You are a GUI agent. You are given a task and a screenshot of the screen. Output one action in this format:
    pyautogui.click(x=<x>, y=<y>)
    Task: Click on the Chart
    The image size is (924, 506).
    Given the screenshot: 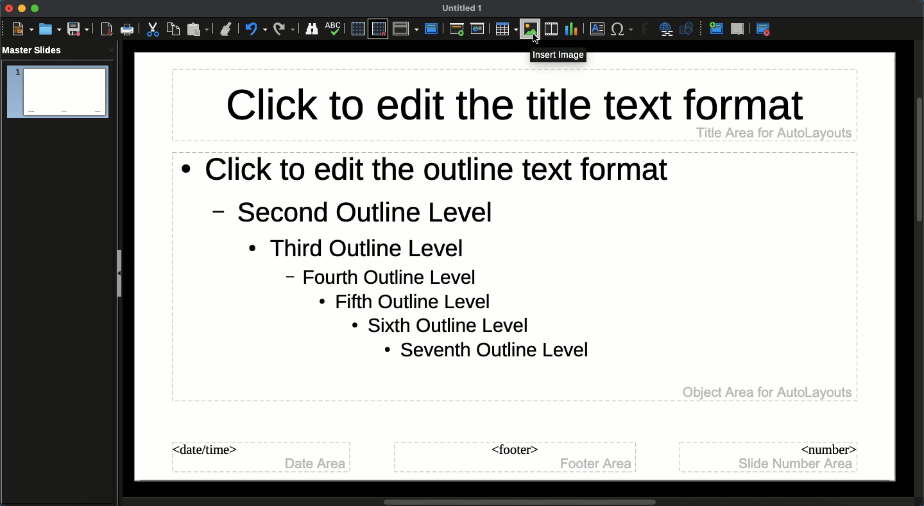 What is the action you would take?
    pyautogui.click(x=570, y=30)
    